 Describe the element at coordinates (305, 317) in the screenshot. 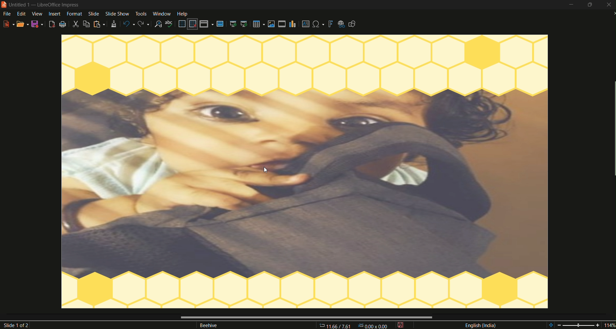

I see `scrollbar` at that location.